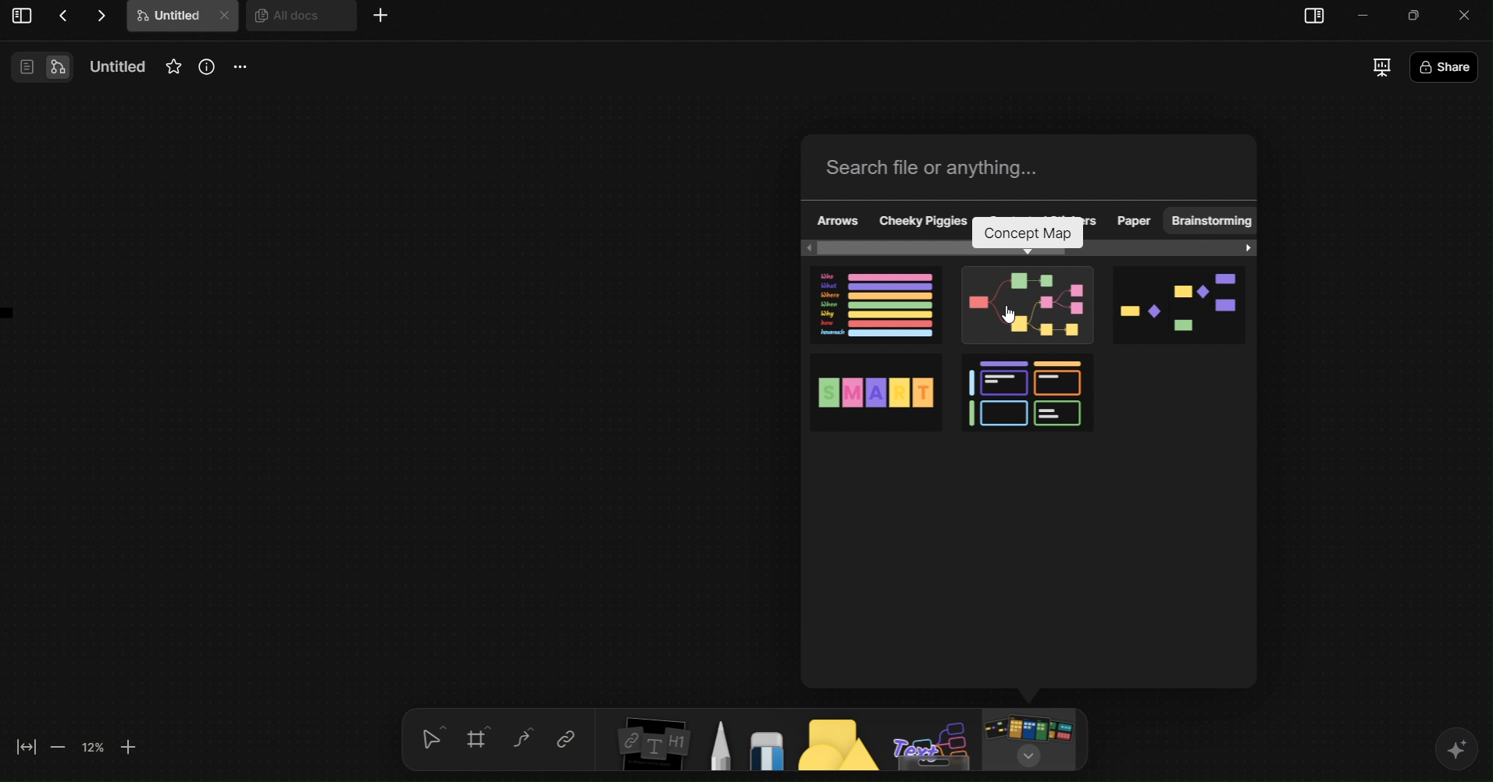 This screenshot has width=1493, height=782. I want to click on Presentation Mode, so click(1382, 69).